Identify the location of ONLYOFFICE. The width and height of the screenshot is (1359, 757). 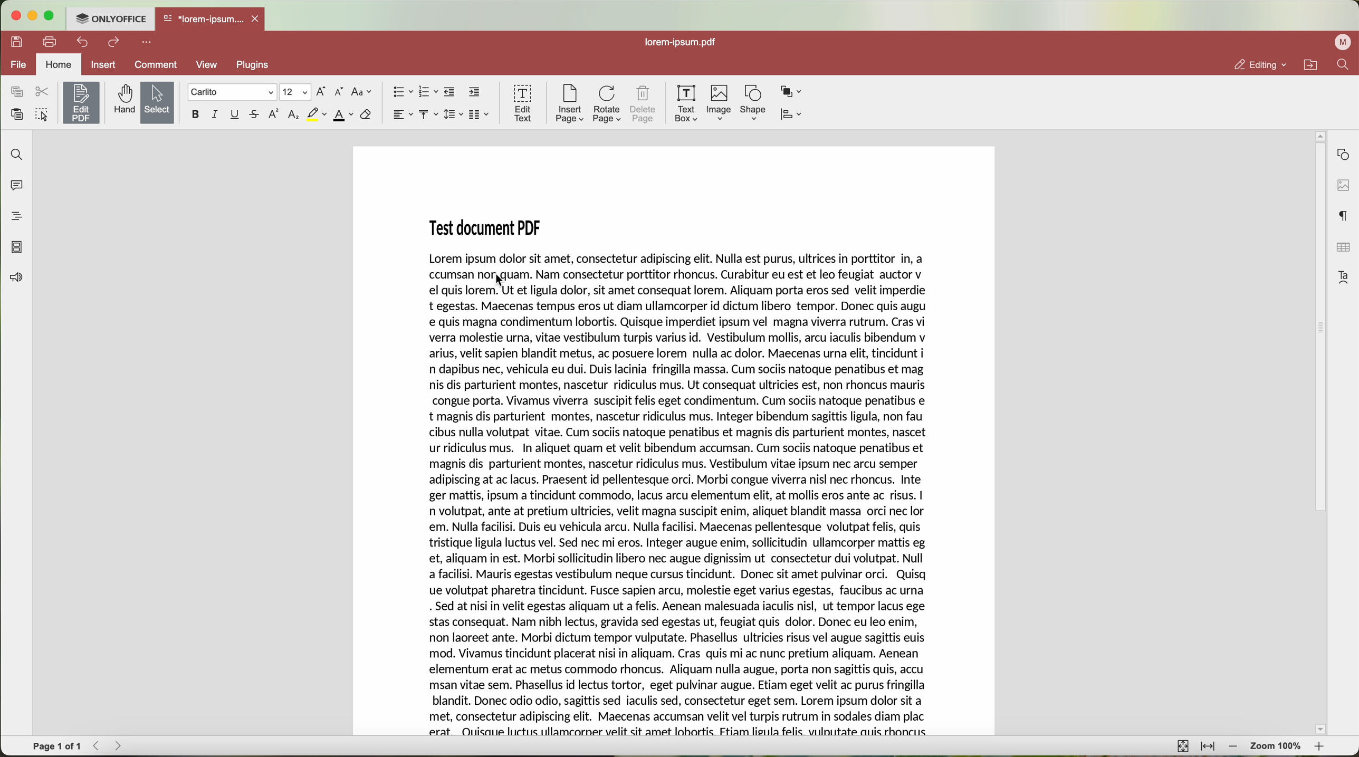
(112, 20).